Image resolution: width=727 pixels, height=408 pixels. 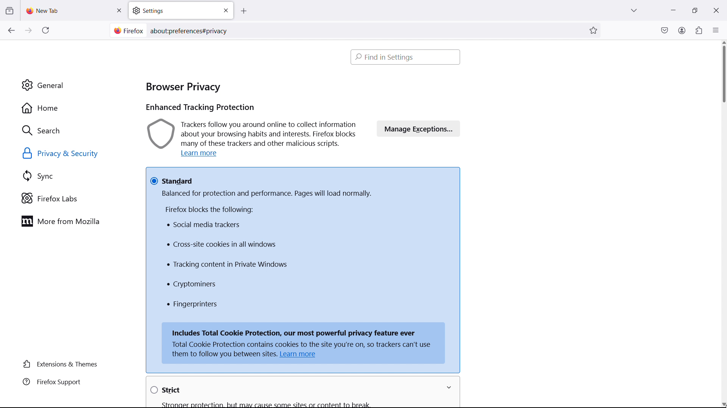 What do you see at coordinates (716, 9) in the screenshot?
I see `close` at bounding box center [716, 9].